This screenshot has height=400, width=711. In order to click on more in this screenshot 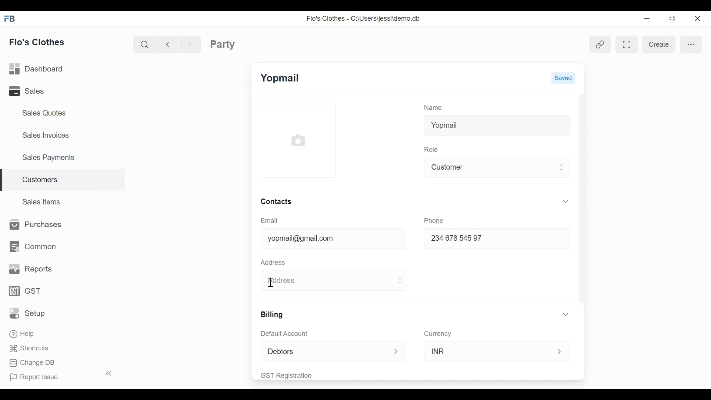, I will do `click(691, 44)`.